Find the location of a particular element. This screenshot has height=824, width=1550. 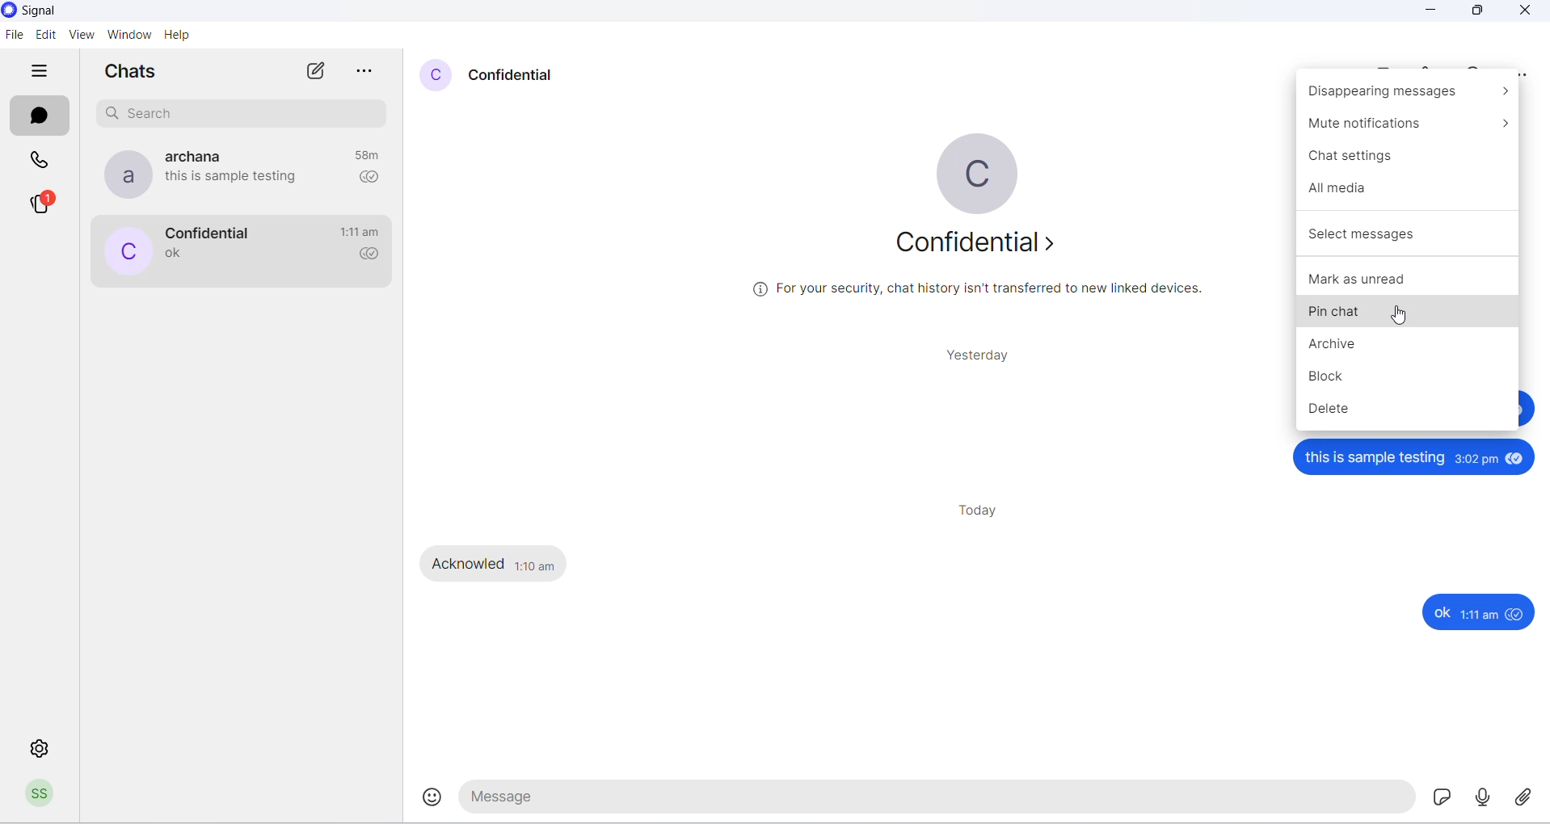

hide is located at coordinates (42, 72).